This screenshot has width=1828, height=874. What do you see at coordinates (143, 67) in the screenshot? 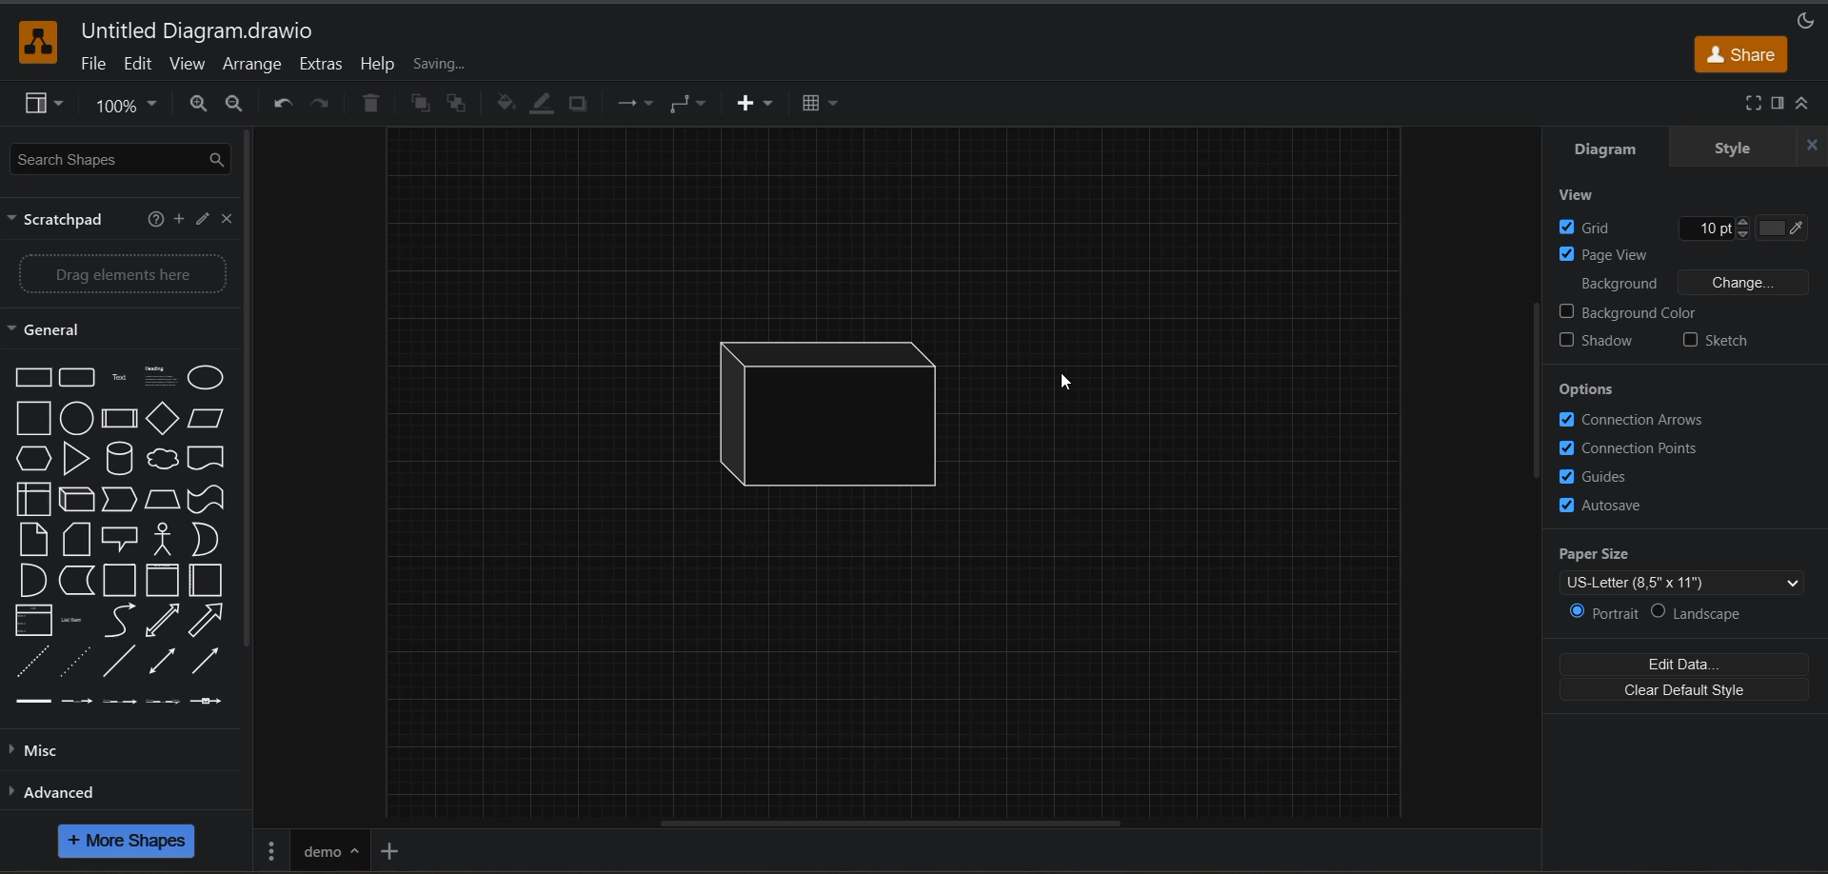
I see `edit` at bounding box center [143, 67].